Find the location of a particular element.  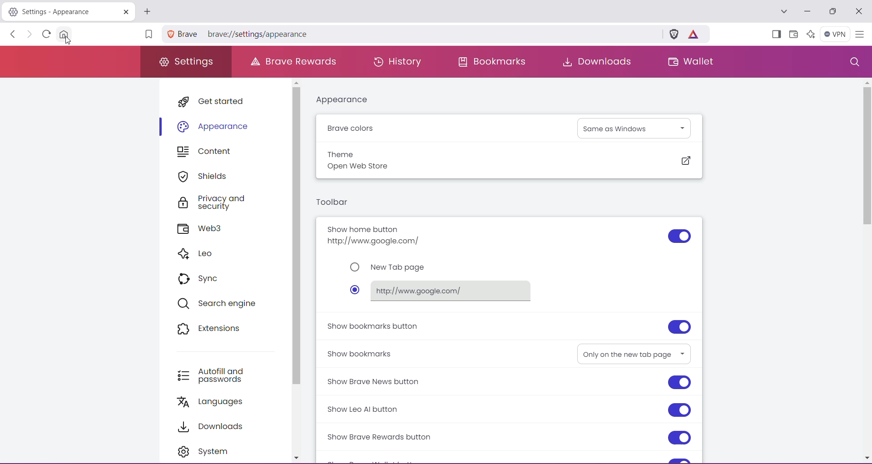

Shields is located at coordinates (206, 176).